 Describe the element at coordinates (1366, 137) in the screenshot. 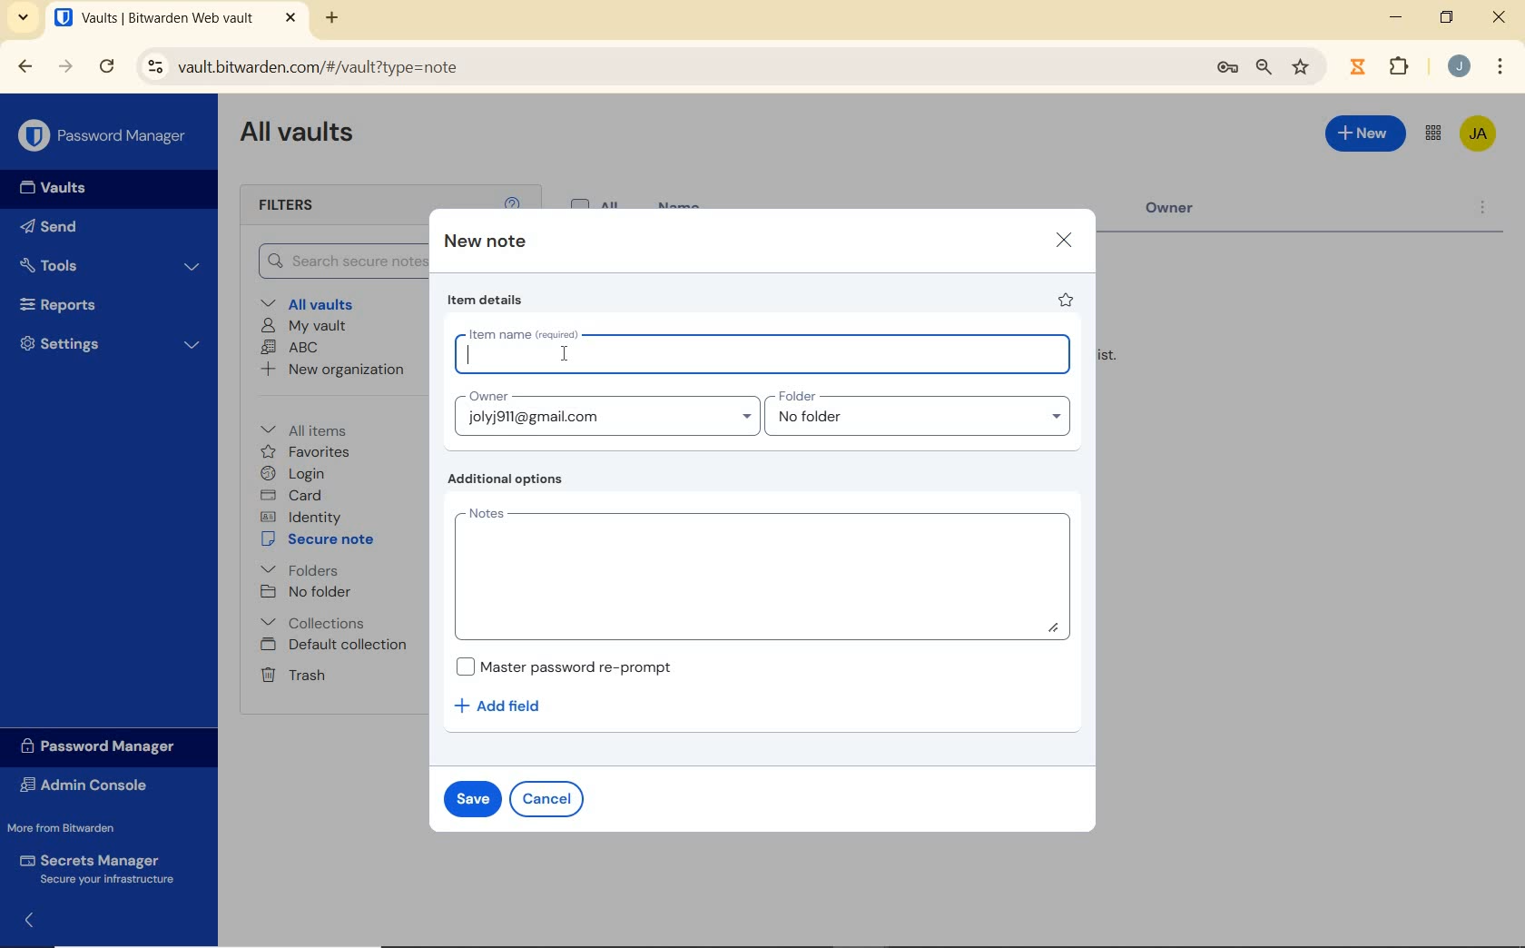

I see `New` at that location.